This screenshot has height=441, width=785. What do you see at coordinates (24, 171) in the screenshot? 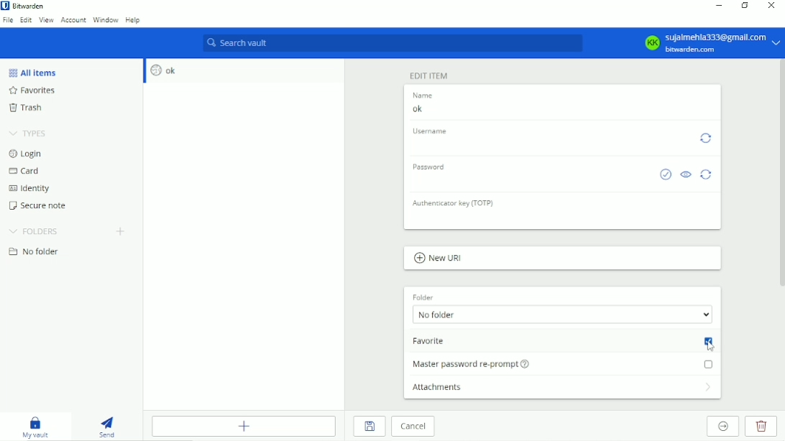
I see `Card` at bounding box center [24, 171].